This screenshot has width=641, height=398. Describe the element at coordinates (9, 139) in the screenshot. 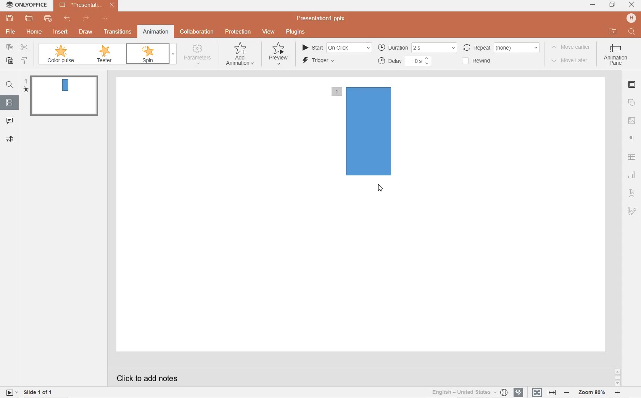

I see `feedback & support` at that location.